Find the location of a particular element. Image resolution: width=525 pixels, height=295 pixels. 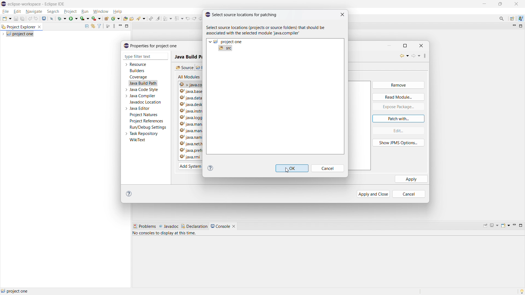

apply and close is located at coordinates (373, 194).